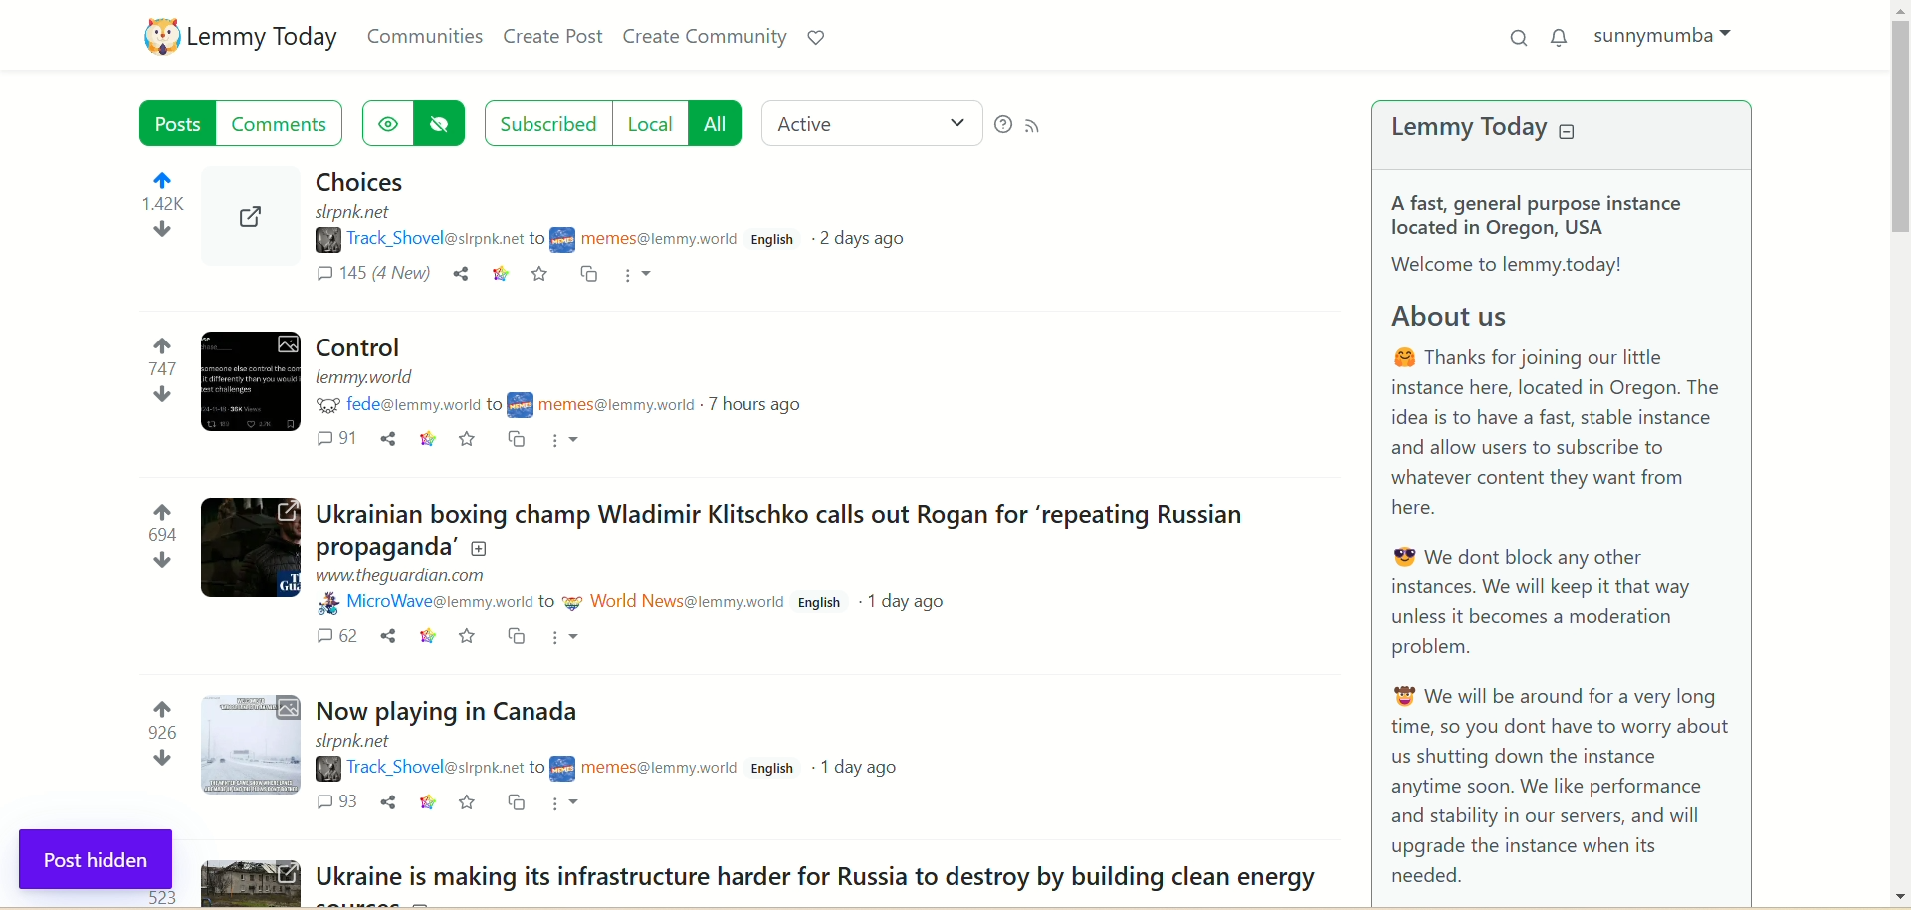 The image size is (1911, 910). I want to click on 1 day ago(post date), so click(862, 767).